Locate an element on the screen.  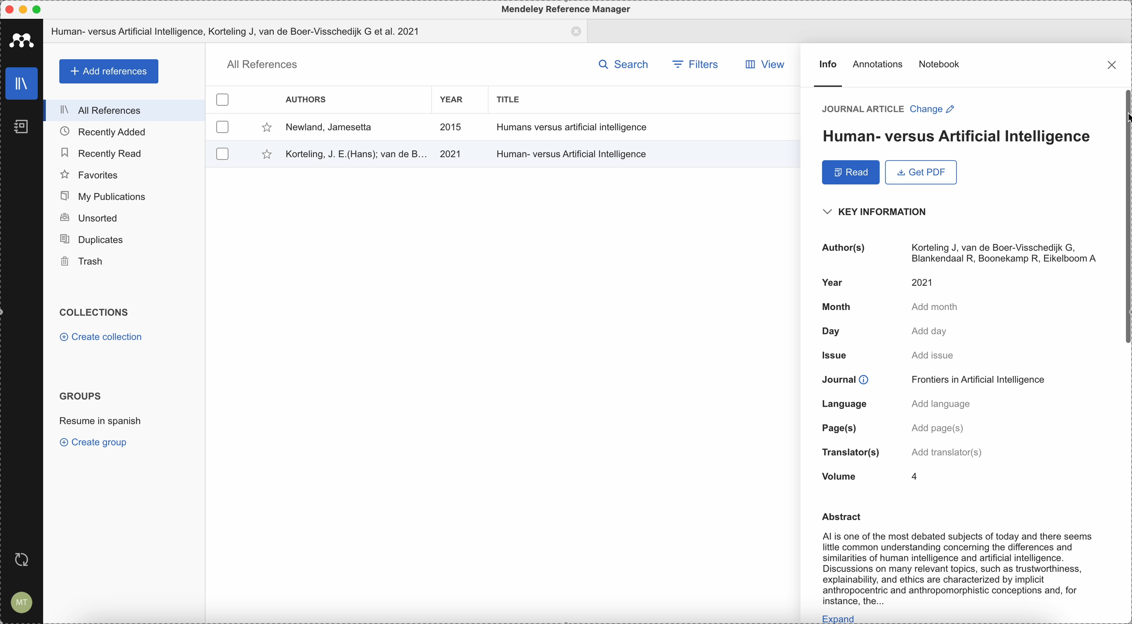
volume 4 is located at coordinates (867, 476).